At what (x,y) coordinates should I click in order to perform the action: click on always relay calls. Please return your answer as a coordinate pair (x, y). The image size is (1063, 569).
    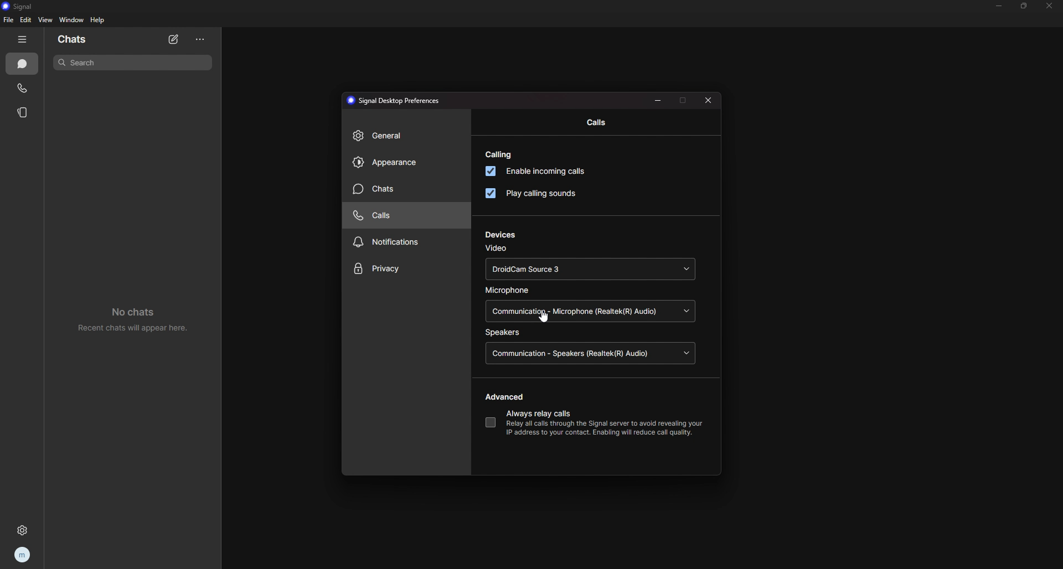
    Looking at the image, I should click on (491, 422).